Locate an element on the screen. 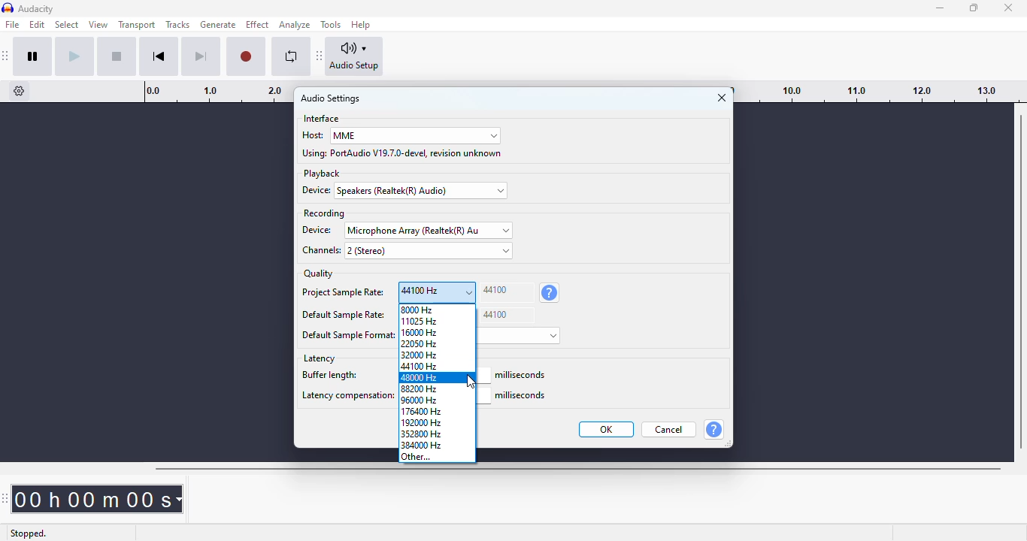 This screenshot has height=541, width=1027. 800 Hz is located at coordinates (437, 309).